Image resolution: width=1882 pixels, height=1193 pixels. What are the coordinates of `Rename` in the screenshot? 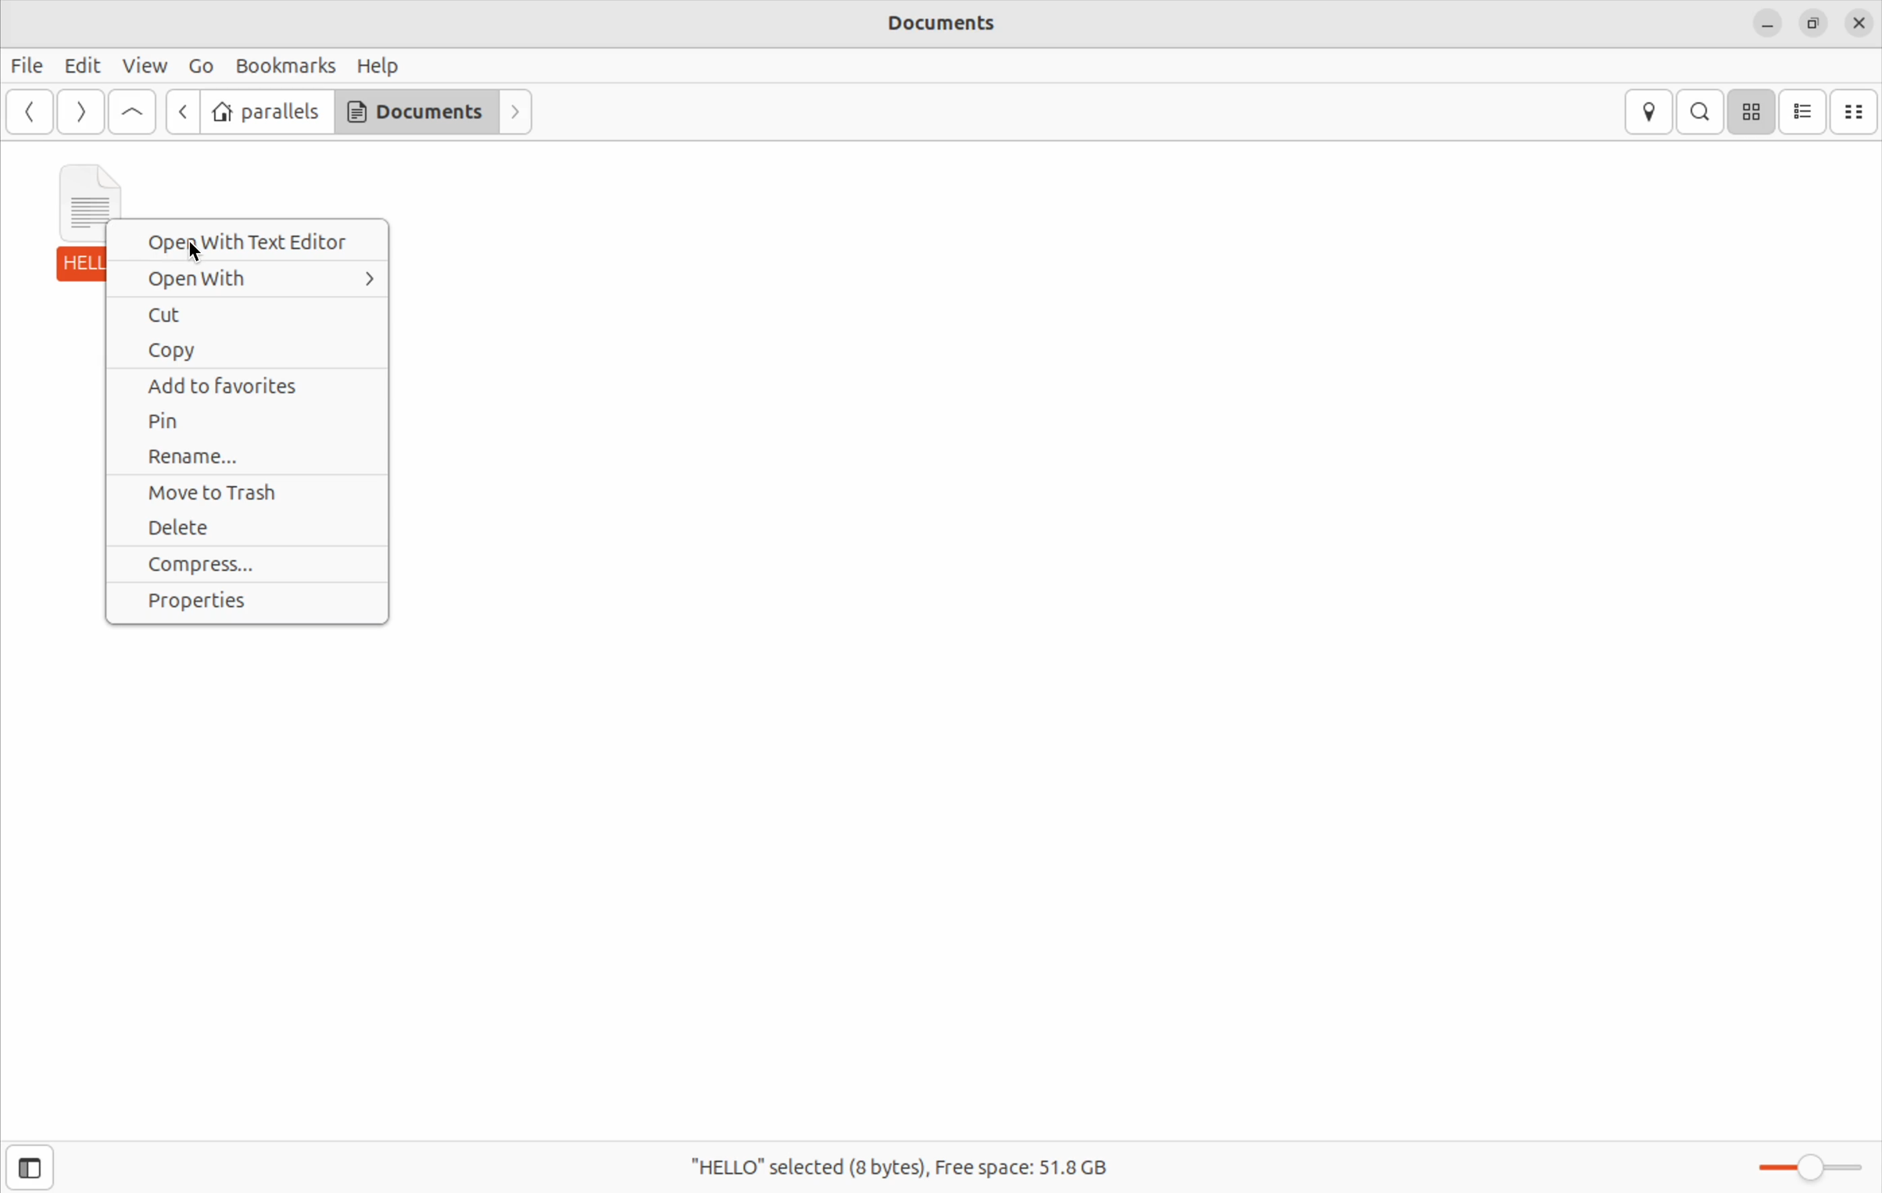 It's located at (239, 459).